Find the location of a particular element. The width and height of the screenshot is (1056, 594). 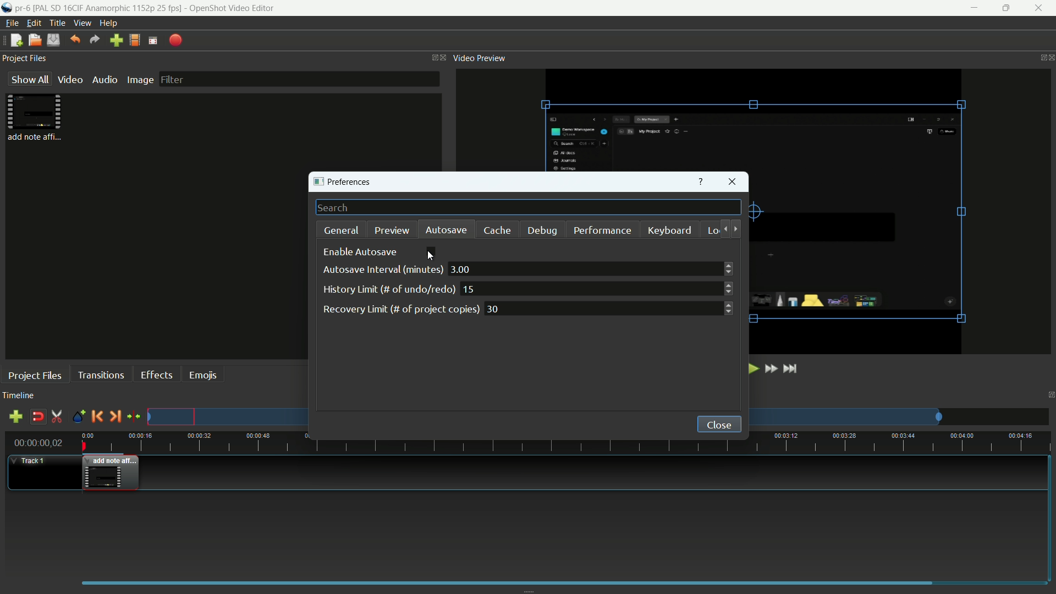

profile is located at coordinates (135, 40).